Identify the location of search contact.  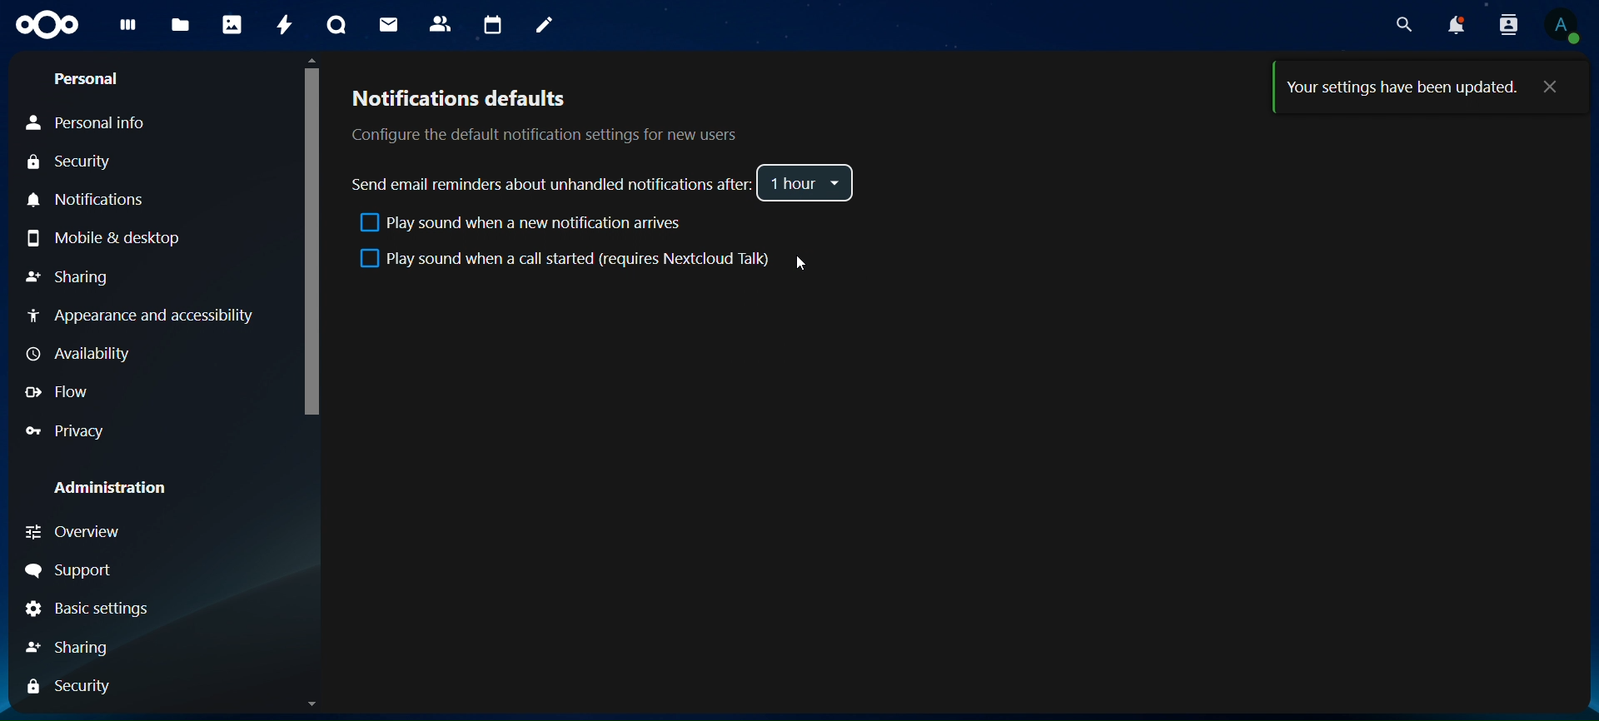
(1506, 23).